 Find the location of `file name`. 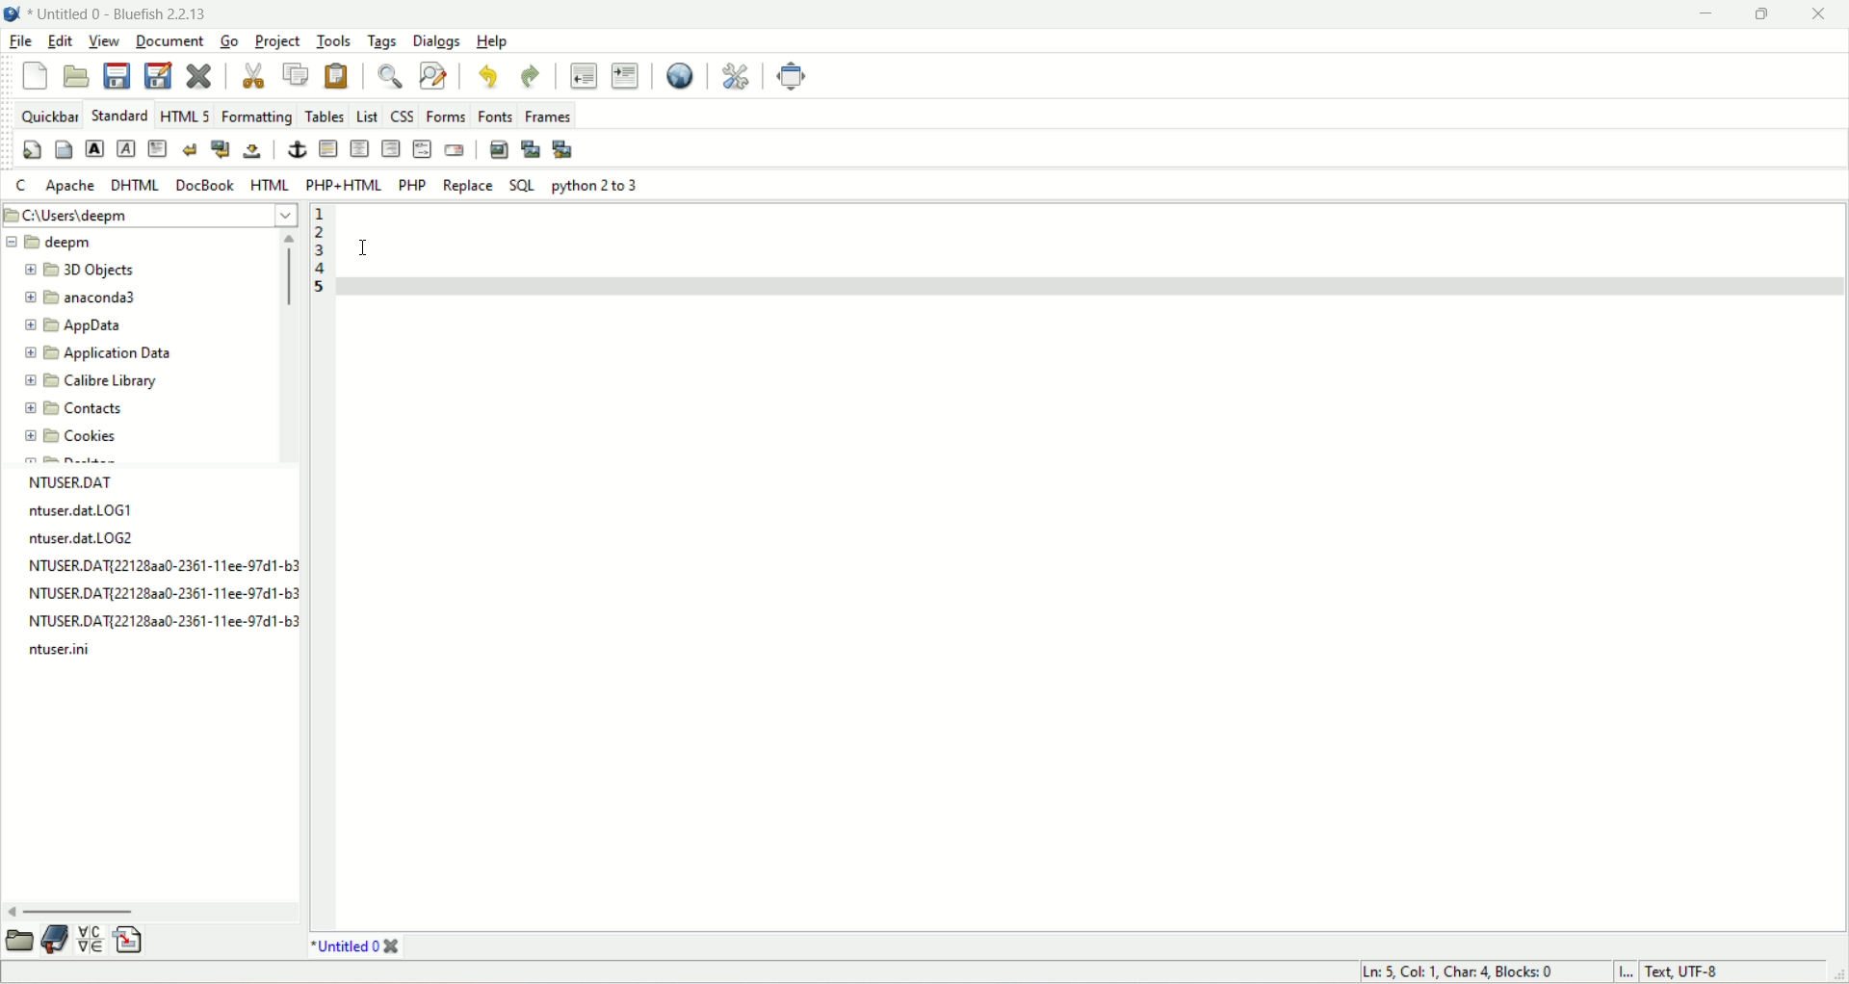

file name is located at coordinates (91, 510).